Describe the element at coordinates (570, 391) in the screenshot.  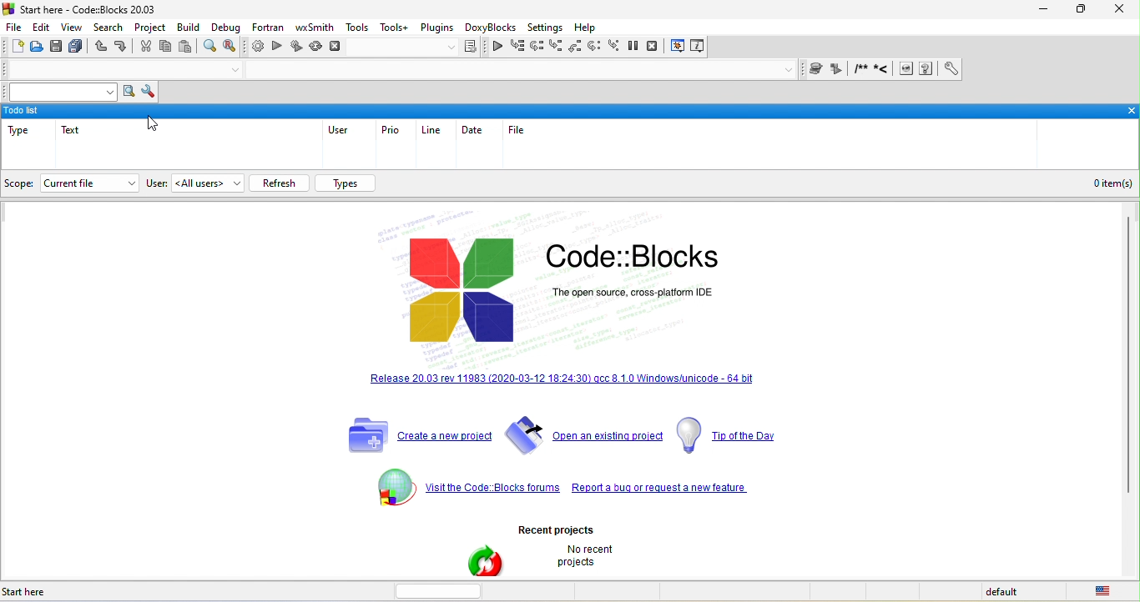
I see `visit the code ; blocks forums report a bug or request a new feature` at that location.